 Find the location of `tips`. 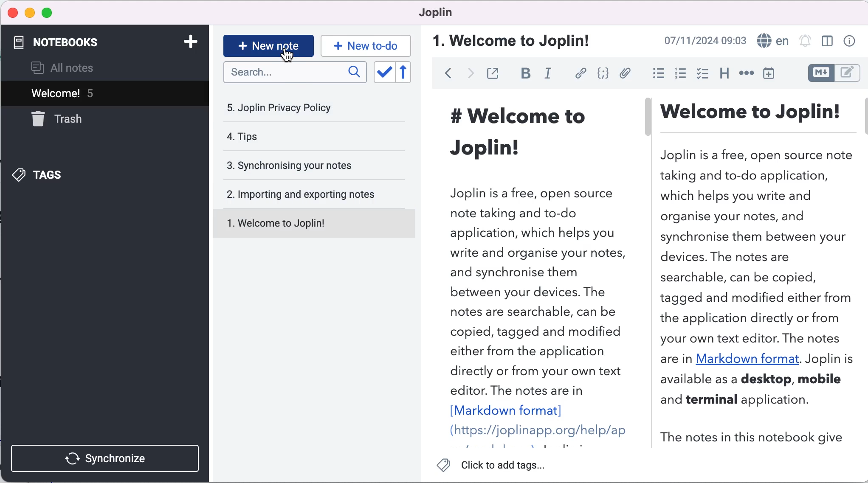

tips is located at coordinates (293, 138).